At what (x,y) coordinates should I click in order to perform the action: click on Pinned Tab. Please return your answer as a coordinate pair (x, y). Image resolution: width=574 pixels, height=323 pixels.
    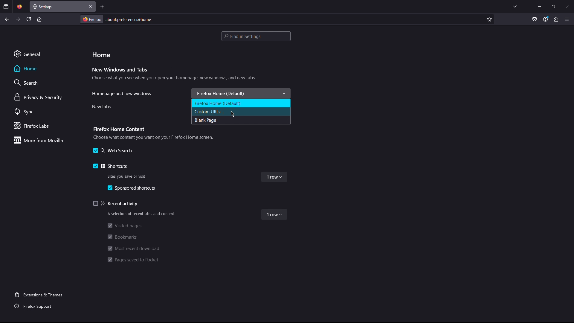
    Looking at the image, I should click on (19, 7).